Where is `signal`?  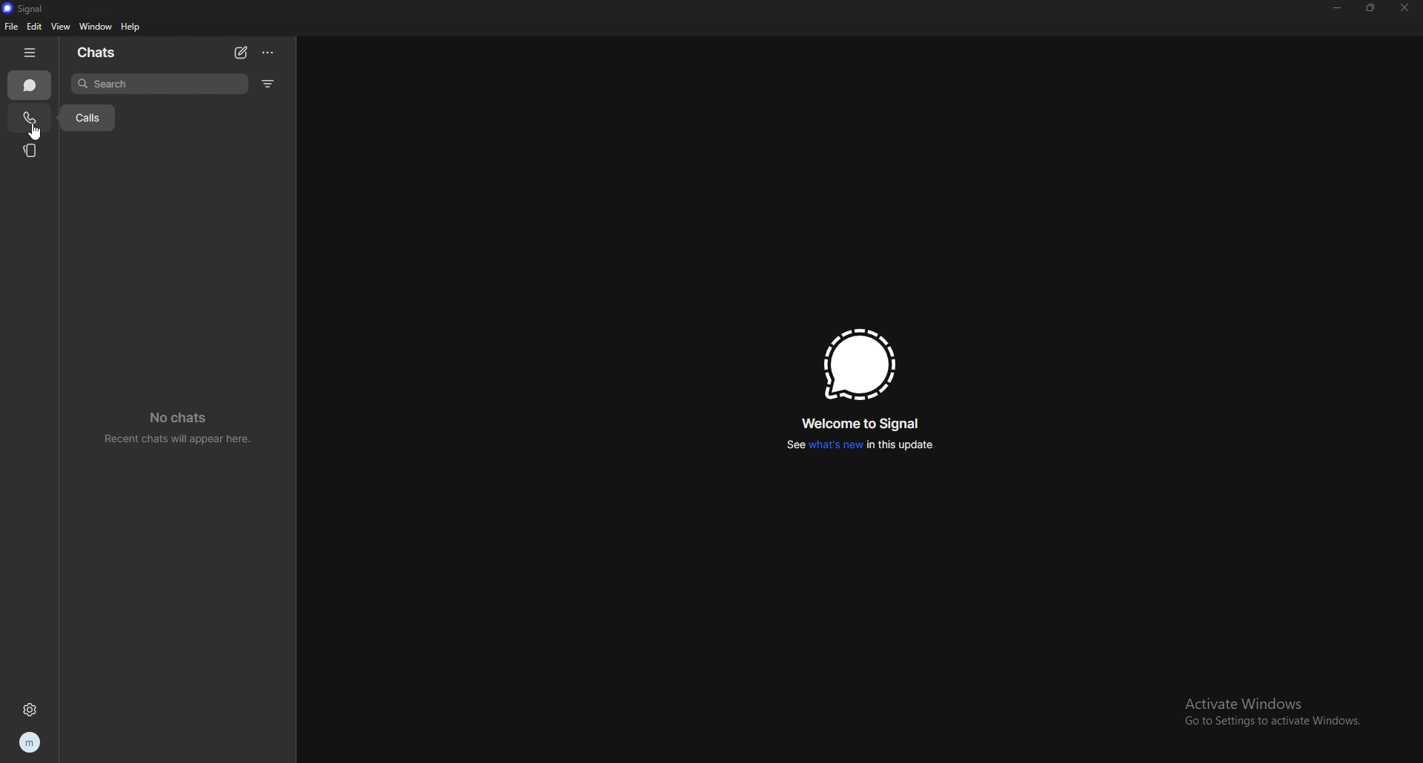 signal is located at coordinates (35, 7).